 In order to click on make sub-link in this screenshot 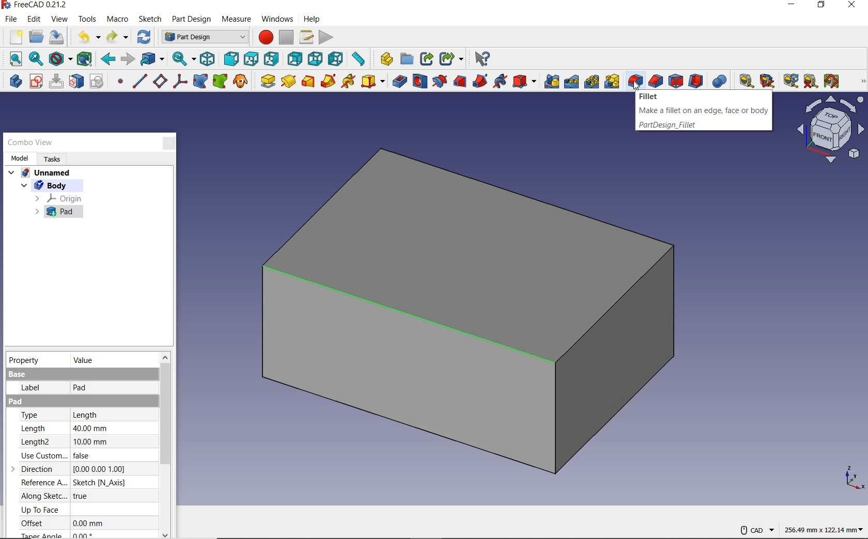, I will do `click(452, 58)`.